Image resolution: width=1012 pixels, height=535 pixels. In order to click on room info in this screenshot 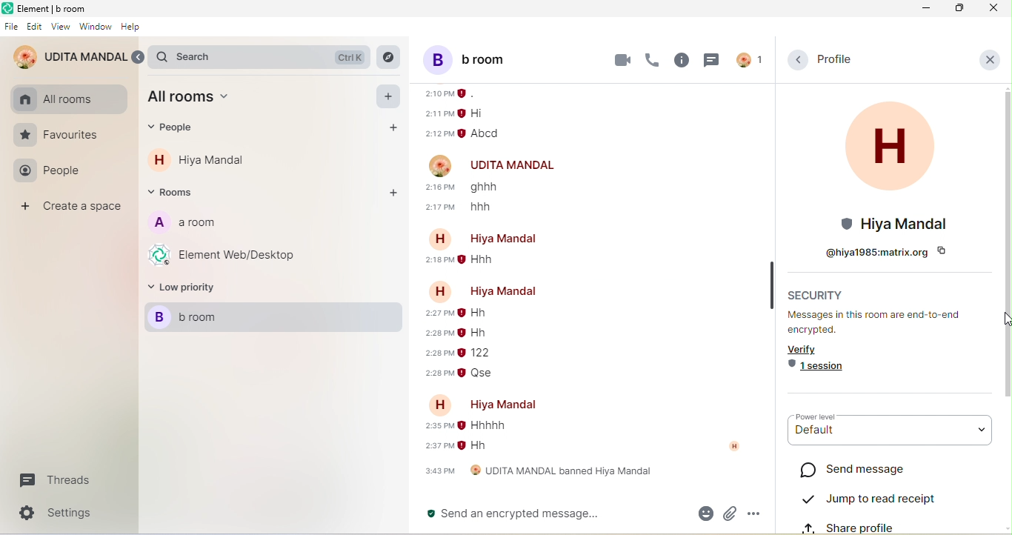, I will do `click(682, 61)`.